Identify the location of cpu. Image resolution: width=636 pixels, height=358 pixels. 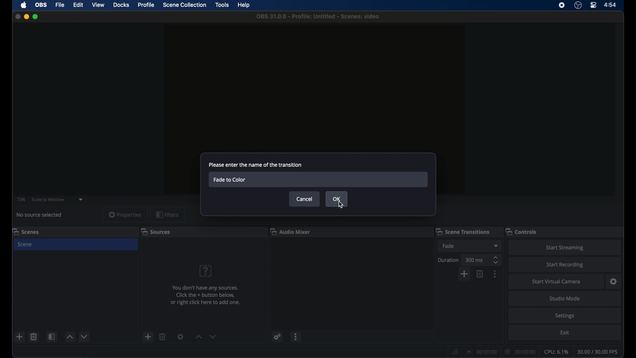
(556, 352).